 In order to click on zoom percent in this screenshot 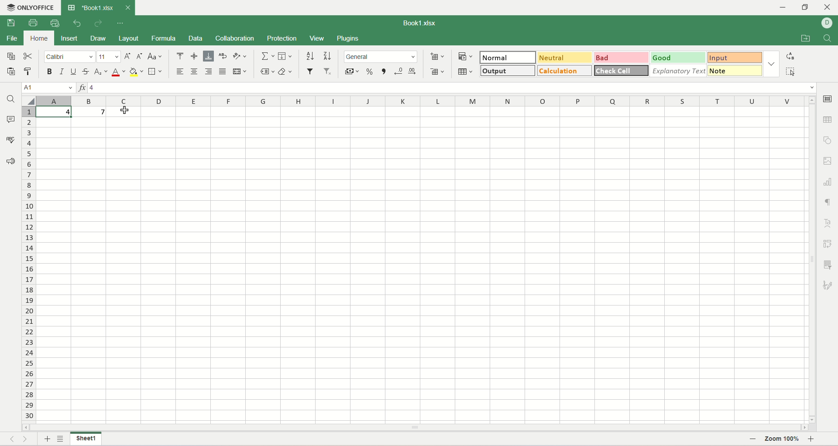, I will do `click(783, 440)`.